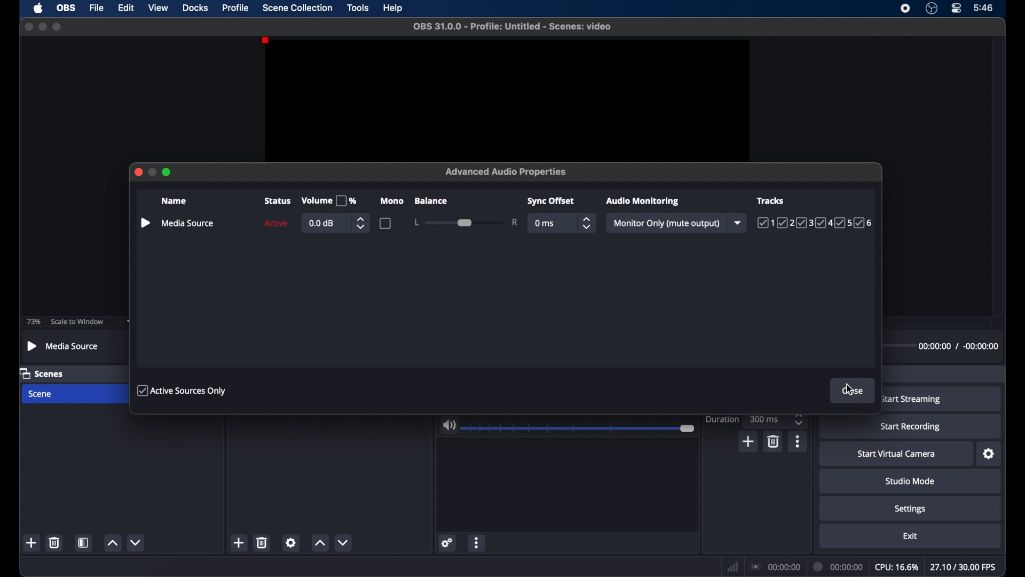 This screenshot has height=577, width=1025. What do you see at coordinates (837, 566) in the screenshot?
I see `duration` at bounding box center [837, 566].